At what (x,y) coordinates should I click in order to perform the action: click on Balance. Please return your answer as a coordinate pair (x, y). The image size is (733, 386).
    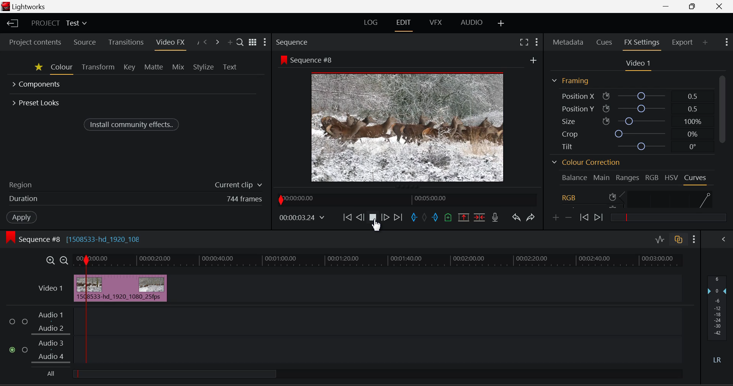
    Looking at the image, I should click on (574, 177).